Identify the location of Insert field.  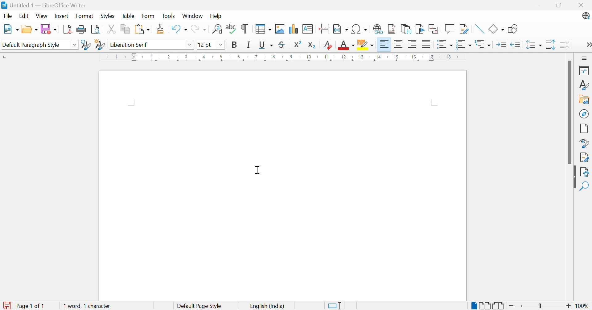
(341, 28).